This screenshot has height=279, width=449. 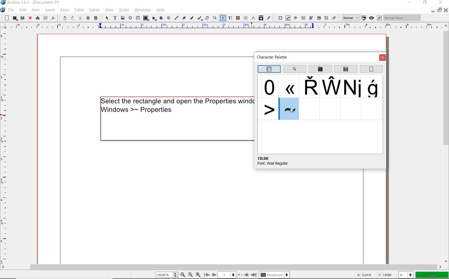 I want to click on glyphs, so click(x=374, y=87).